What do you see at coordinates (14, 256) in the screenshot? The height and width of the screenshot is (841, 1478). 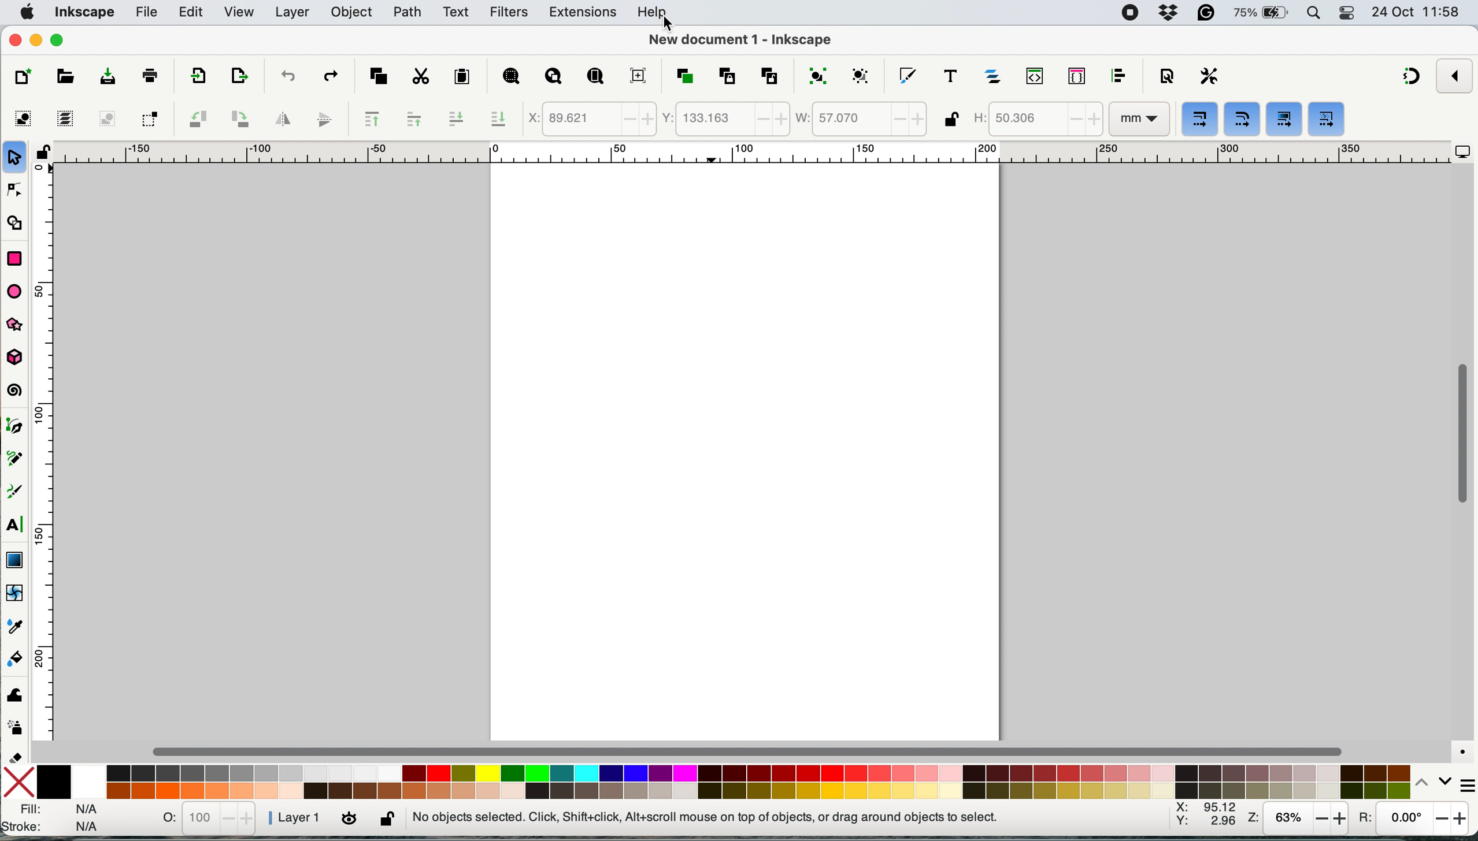 I see `rectangle tool` at bounding box center [14, 256].